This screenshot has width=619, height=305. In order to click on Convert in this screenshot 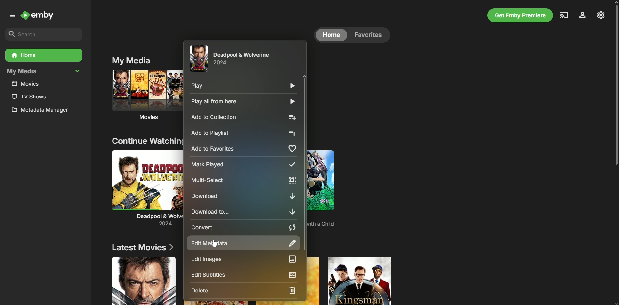, I will do `click(243, 227)`.